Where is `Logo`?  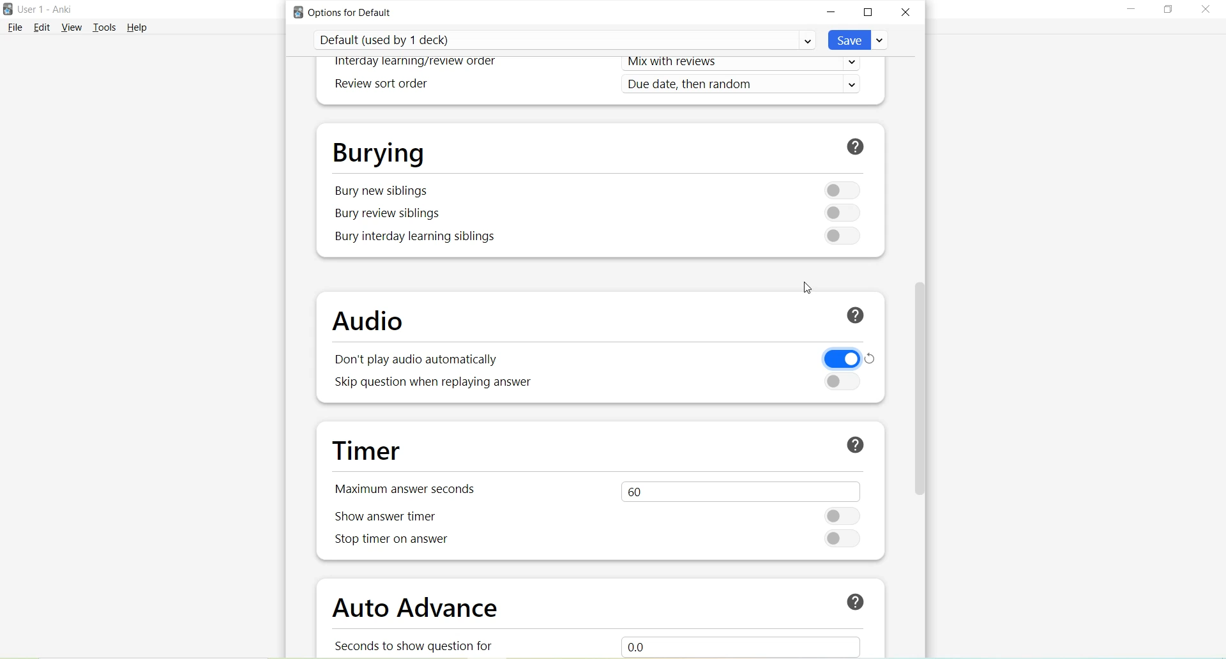 Logo is located at coordinates (8, 10).